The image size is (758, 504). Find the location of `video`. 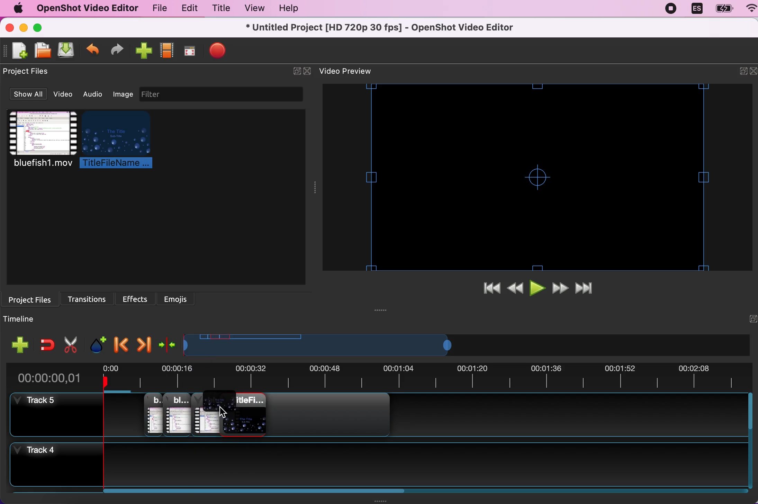

video is located at coordinates (65, 94).